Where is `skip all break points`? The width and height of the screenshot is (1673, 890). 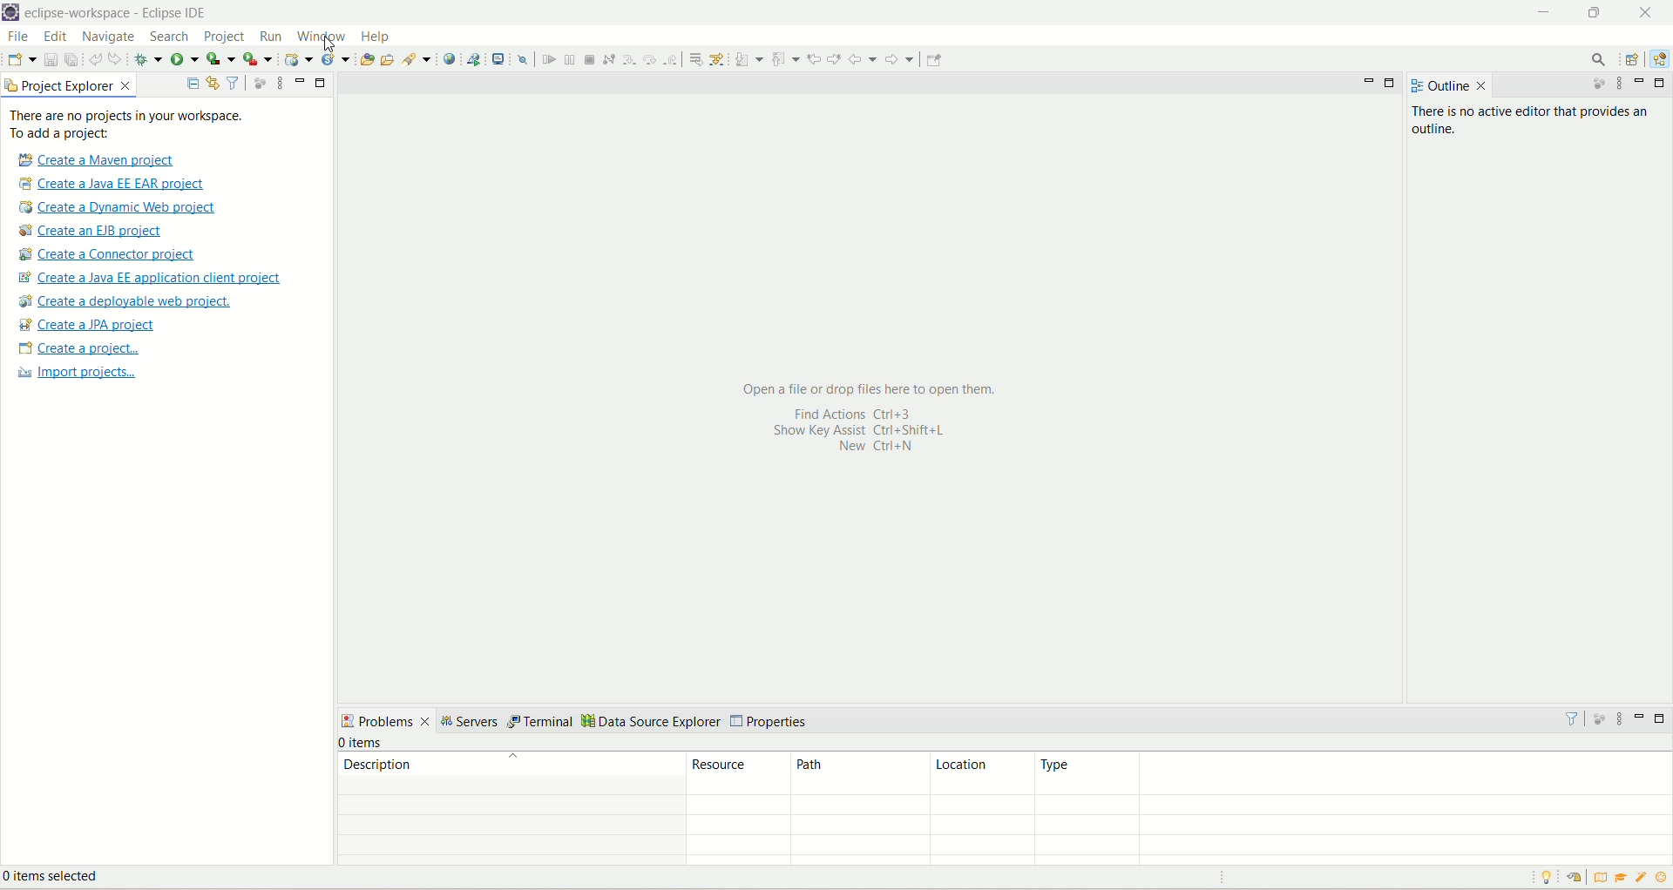 skip all break points is located at coordinates (523, 58).